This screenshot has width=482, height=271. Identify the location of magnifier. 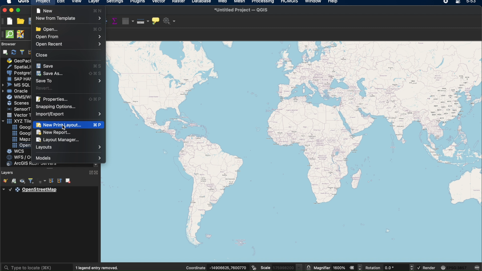
(339, 267).